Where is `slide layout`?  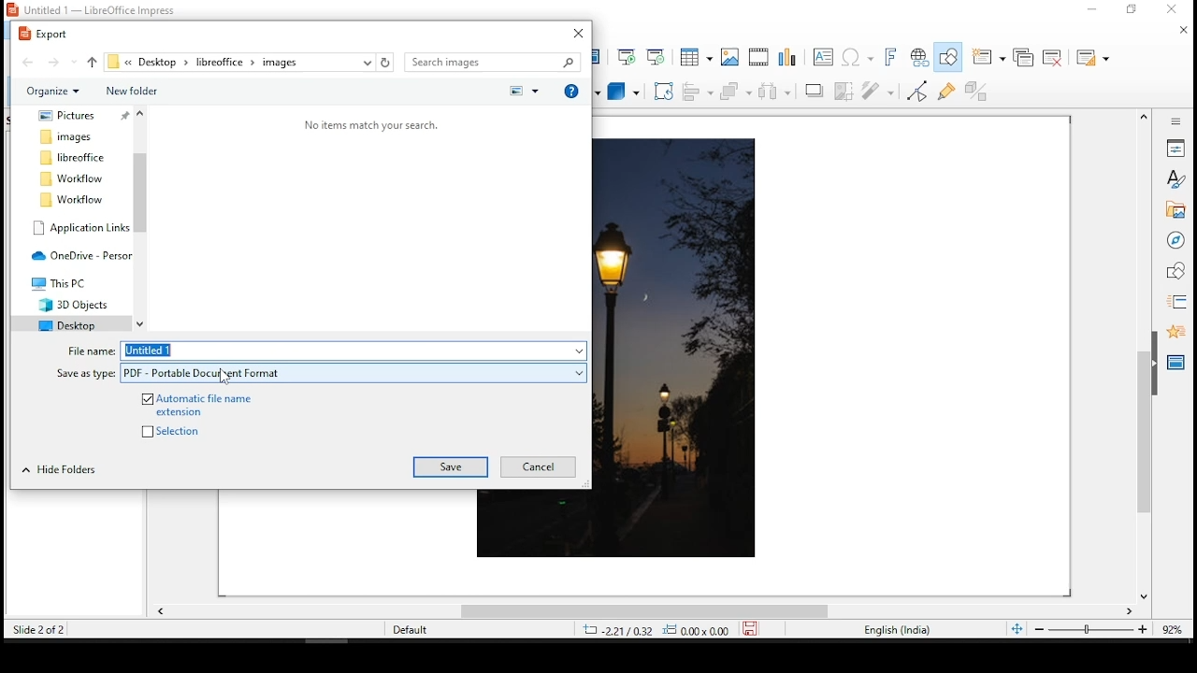
slide layout is located at coordinates (1093, 57).